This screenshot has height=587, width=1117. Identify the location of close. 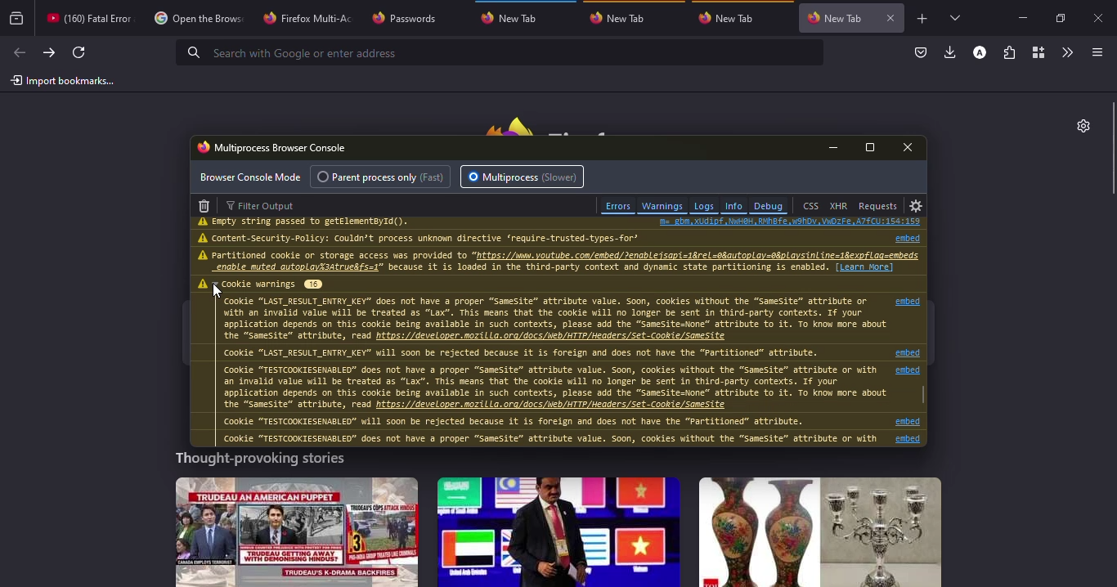
(911, 147).